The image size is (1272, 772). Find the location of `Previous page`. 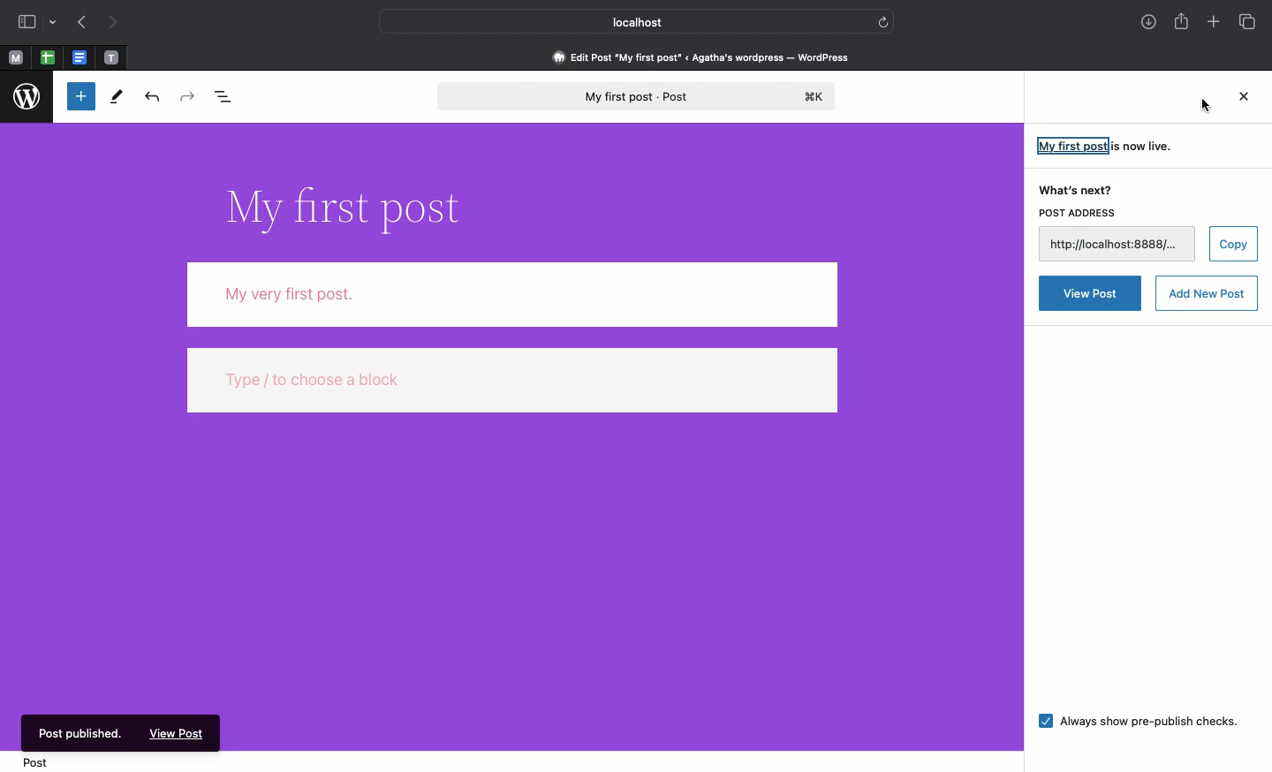

Previous page is located at coordinates (80, 23).